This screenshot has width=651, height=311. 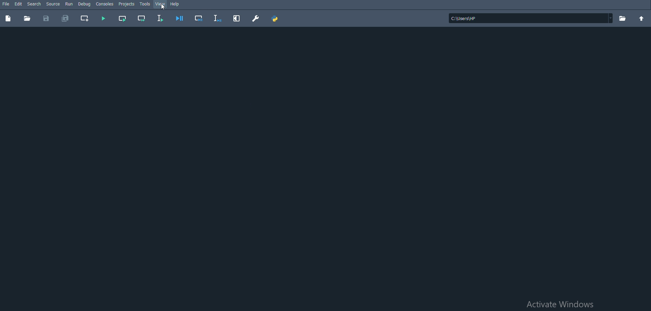 I want to click on Debug cell, so click(x=198, y=18).